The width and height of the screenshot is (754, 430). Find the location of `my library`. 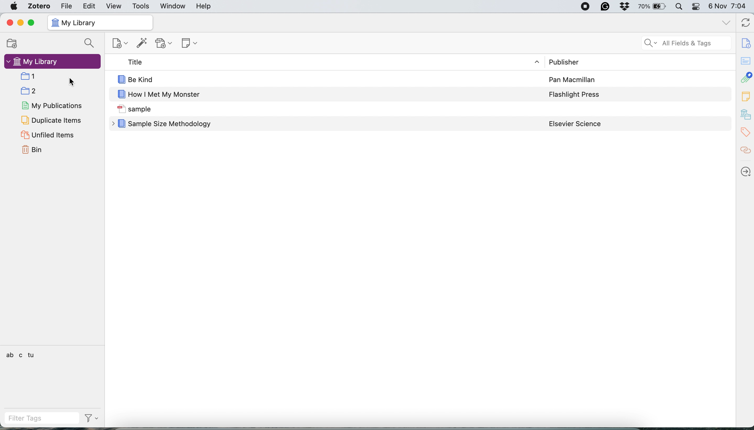

my library is located at coordinates (83, 23).